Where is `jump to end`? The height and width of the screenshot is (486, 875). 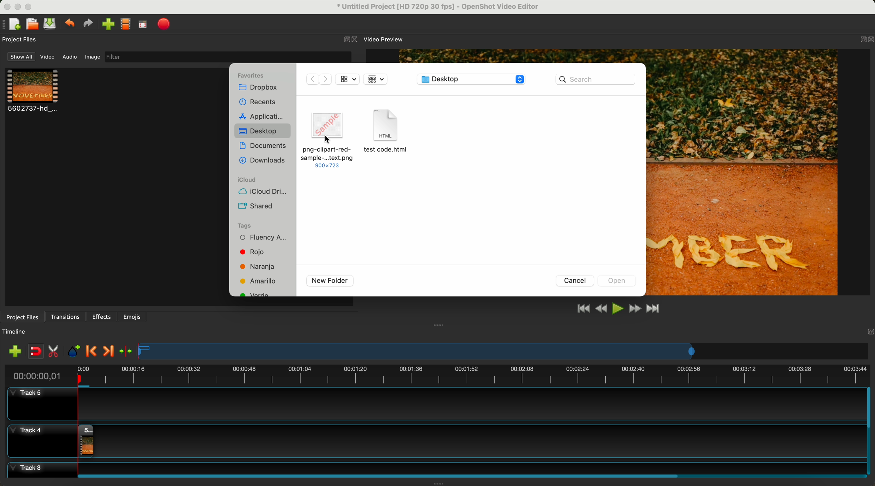
jump to end is located at coordinates (654, 309).